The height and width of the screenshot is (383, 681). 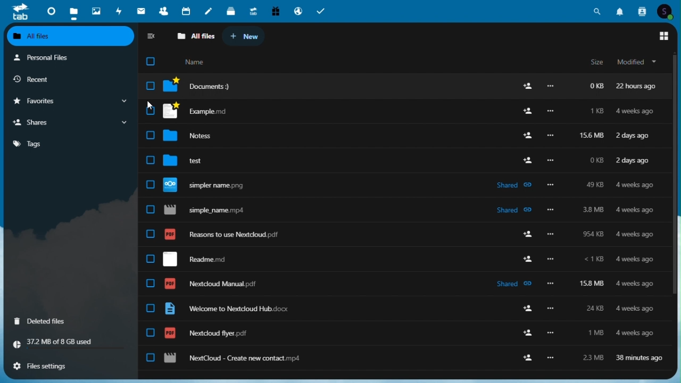 What do you see at coordinates (551, 309) in the screenshot?
I see `more options` at bounding box center [551, 309].